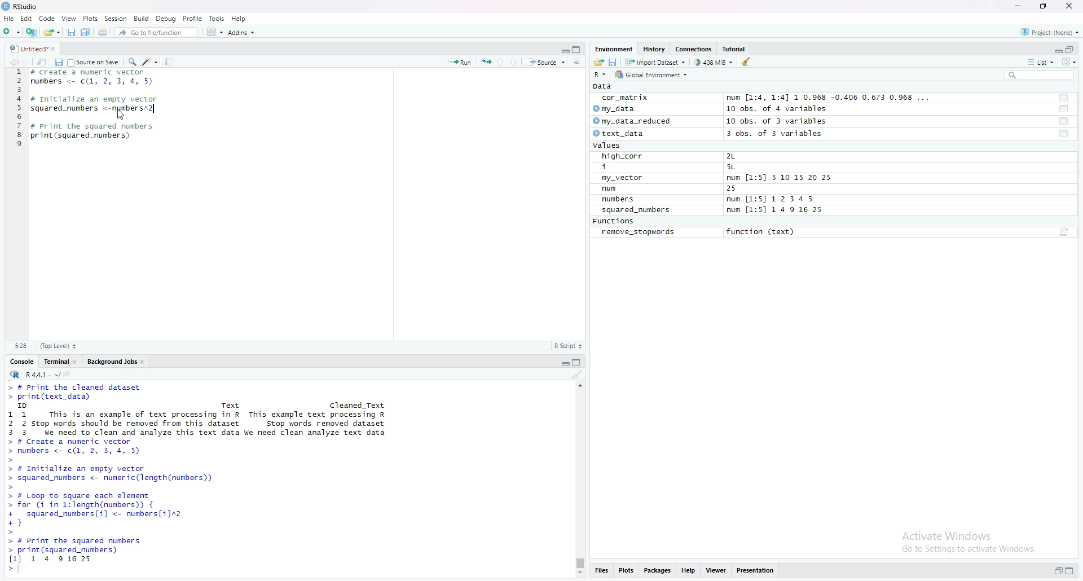 The image size is (1083, 581). What do you see at coordinates (116, 18) in the screenshot?
I see `Session` at bounding box center [116, 18].